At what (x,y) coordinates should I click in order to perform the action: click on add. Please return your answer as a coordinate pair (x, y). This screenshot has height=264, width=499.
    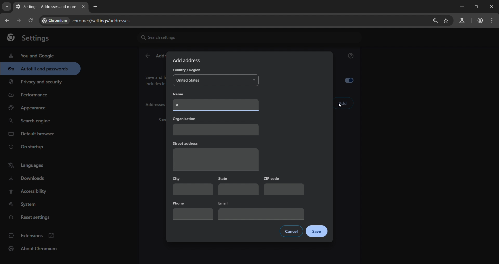
    Looking at the image, I should click on (343, 103).